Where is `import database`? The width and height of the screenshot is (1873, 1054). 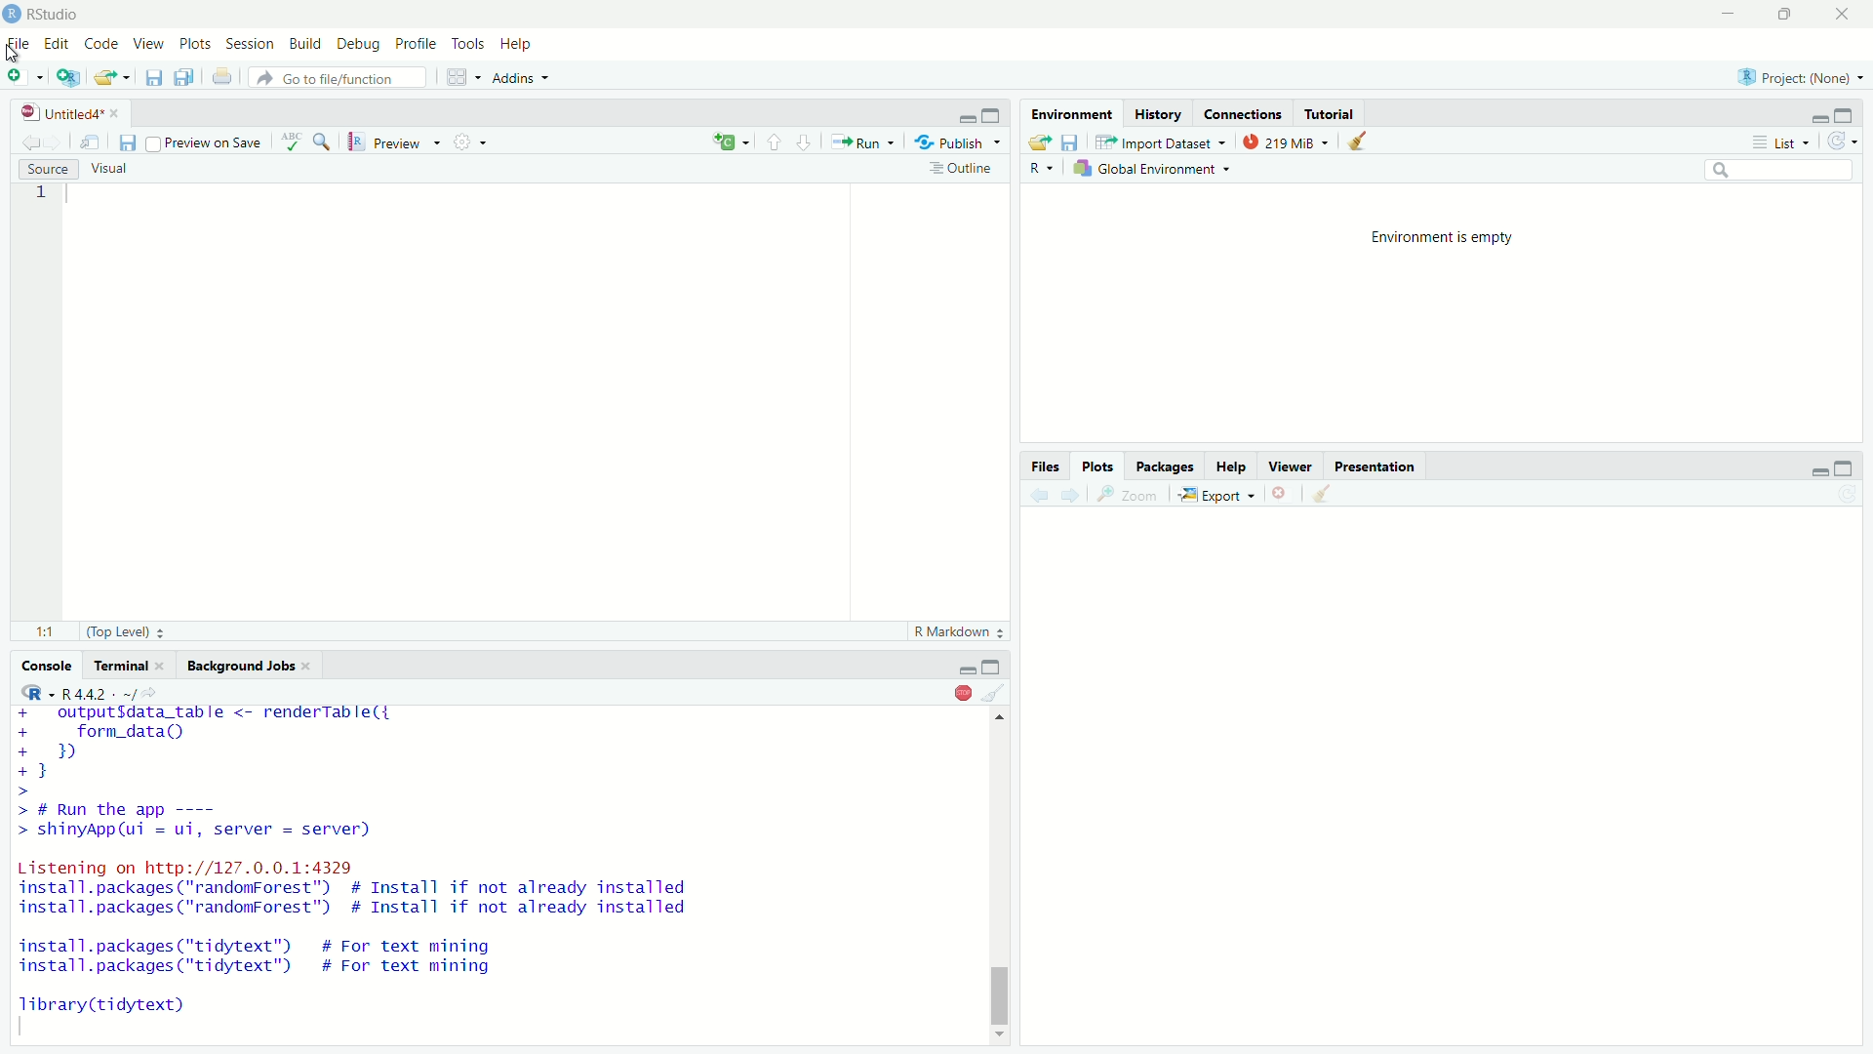 import database is located at coordinates (1162, 142).